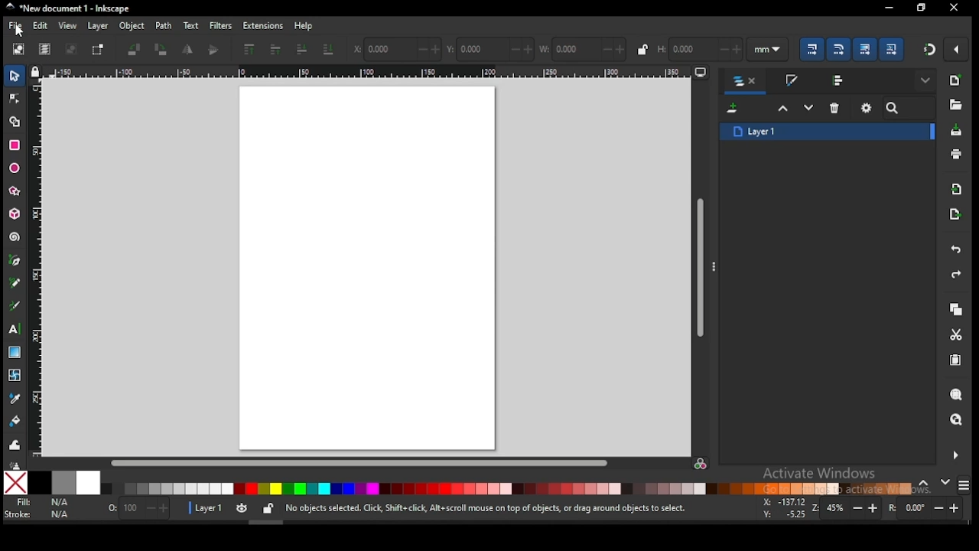 This screenshot has width=979, height=551. I want to click on none, so click(15, 483).